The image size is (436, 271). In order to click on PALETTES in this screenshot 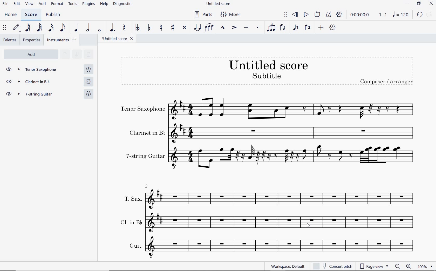, I will do `click(10, 39)`.